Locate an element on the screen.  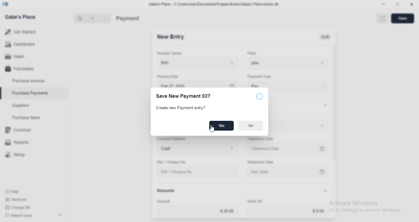
Yes is located at coordinates (223, 125).